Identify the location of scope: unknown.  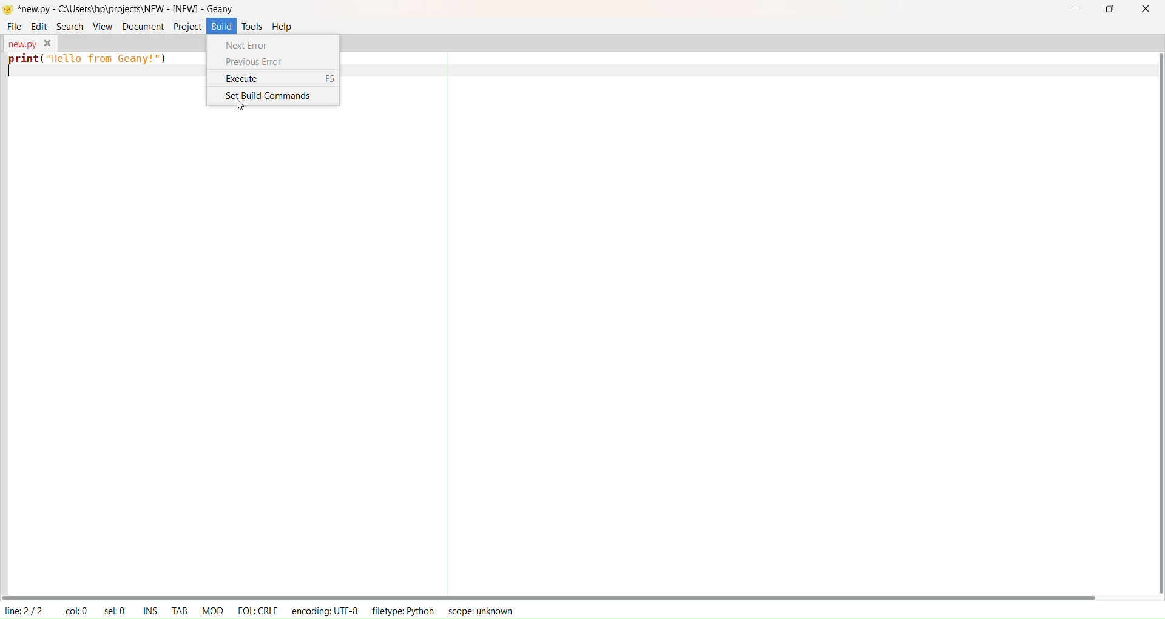
(478, 611).